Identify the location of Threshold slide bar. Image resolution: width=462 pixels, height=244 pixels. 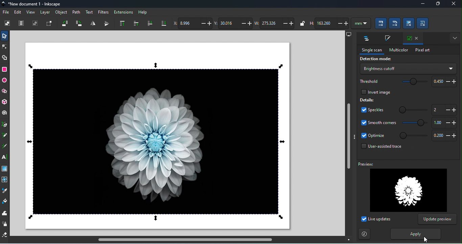
(412, 82).